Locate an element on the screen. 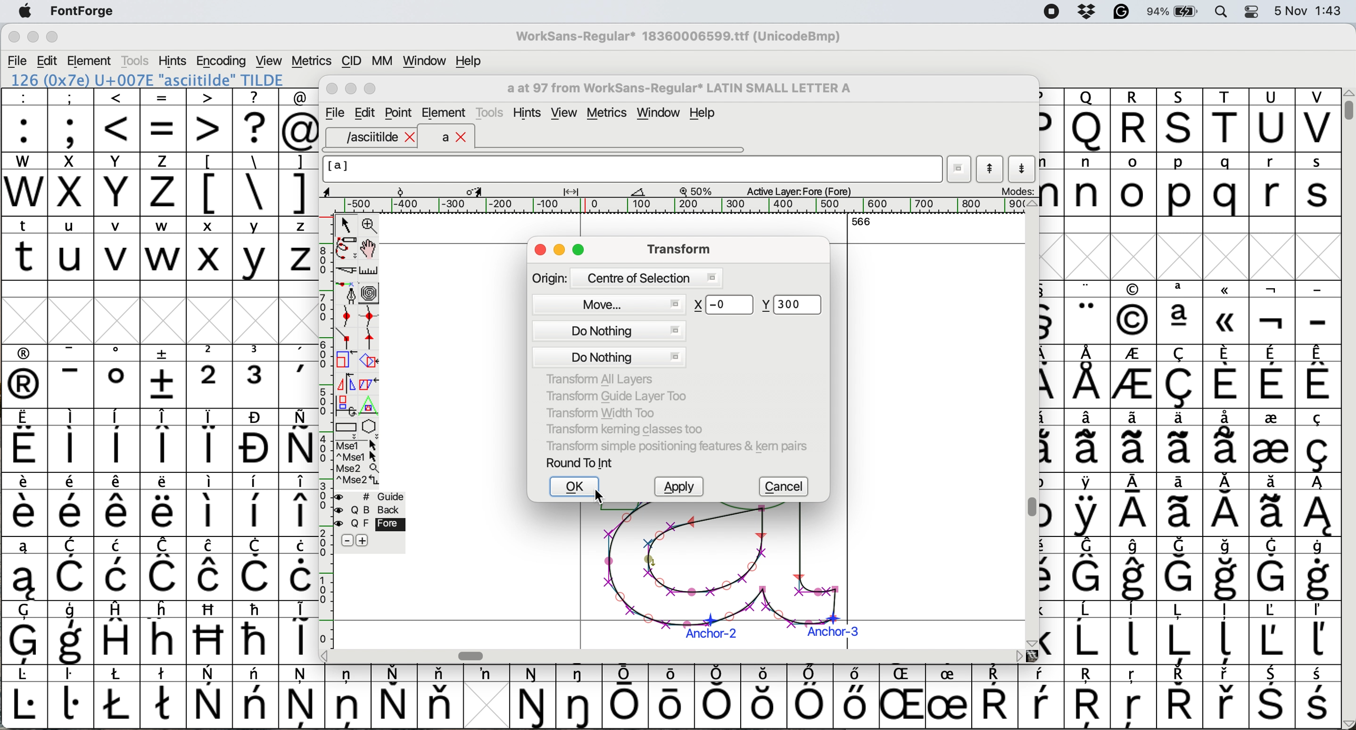  cid is located at coordinates (350, 62).